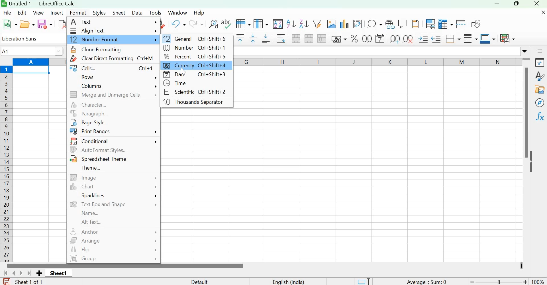  What do you see at coordinates (112, 241) in the screenshot?
I see `Arrange` at bounding box center [112, 241].